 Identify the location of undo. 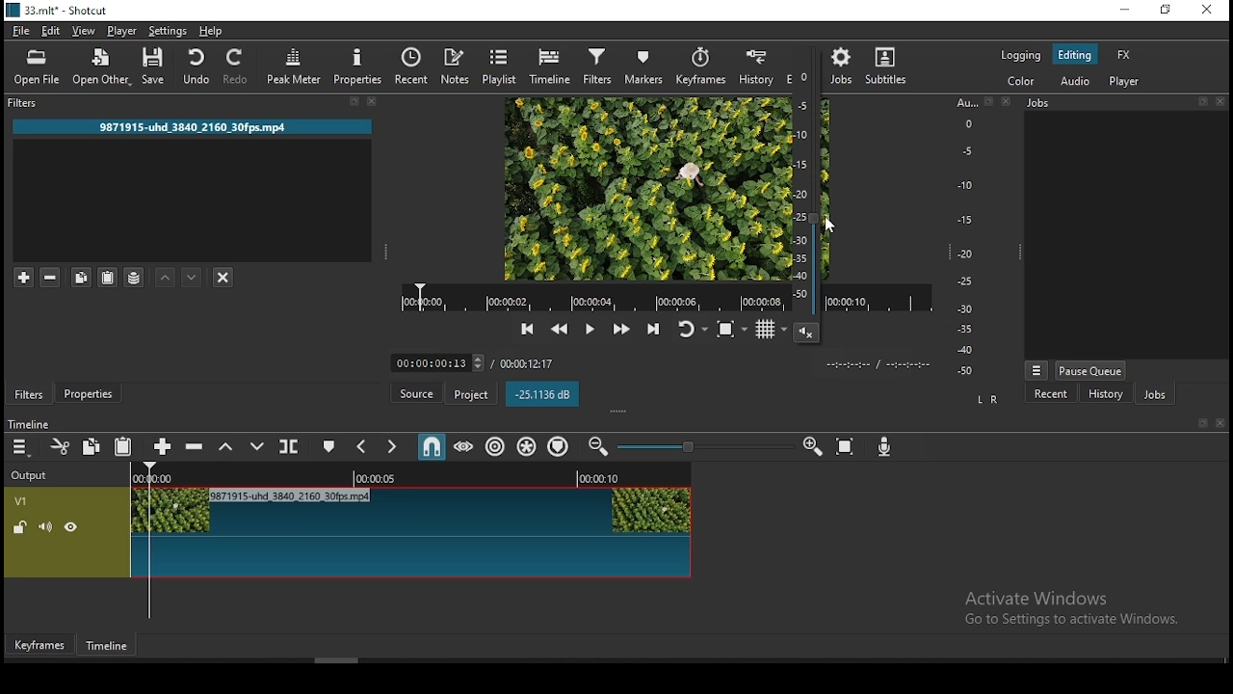
(199, 66).